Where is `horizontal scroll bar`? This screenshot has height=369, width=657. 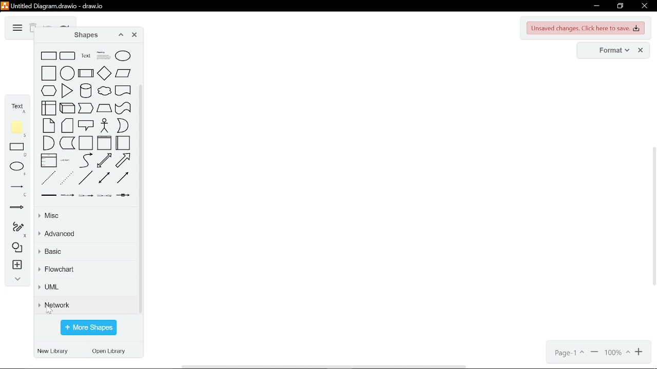
horizontal scroll bar is located at coordinates (325, 366).